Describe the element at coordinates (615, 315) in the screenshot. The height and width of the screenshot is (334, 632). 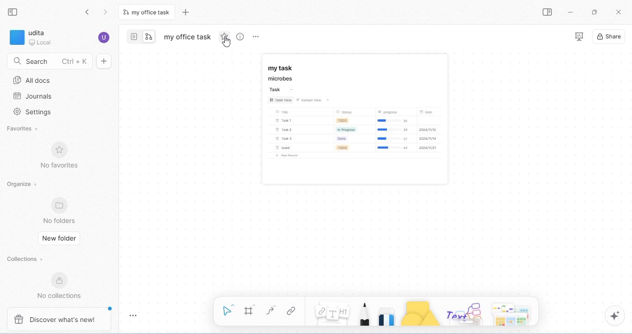
I see `ai assistant` at that location.